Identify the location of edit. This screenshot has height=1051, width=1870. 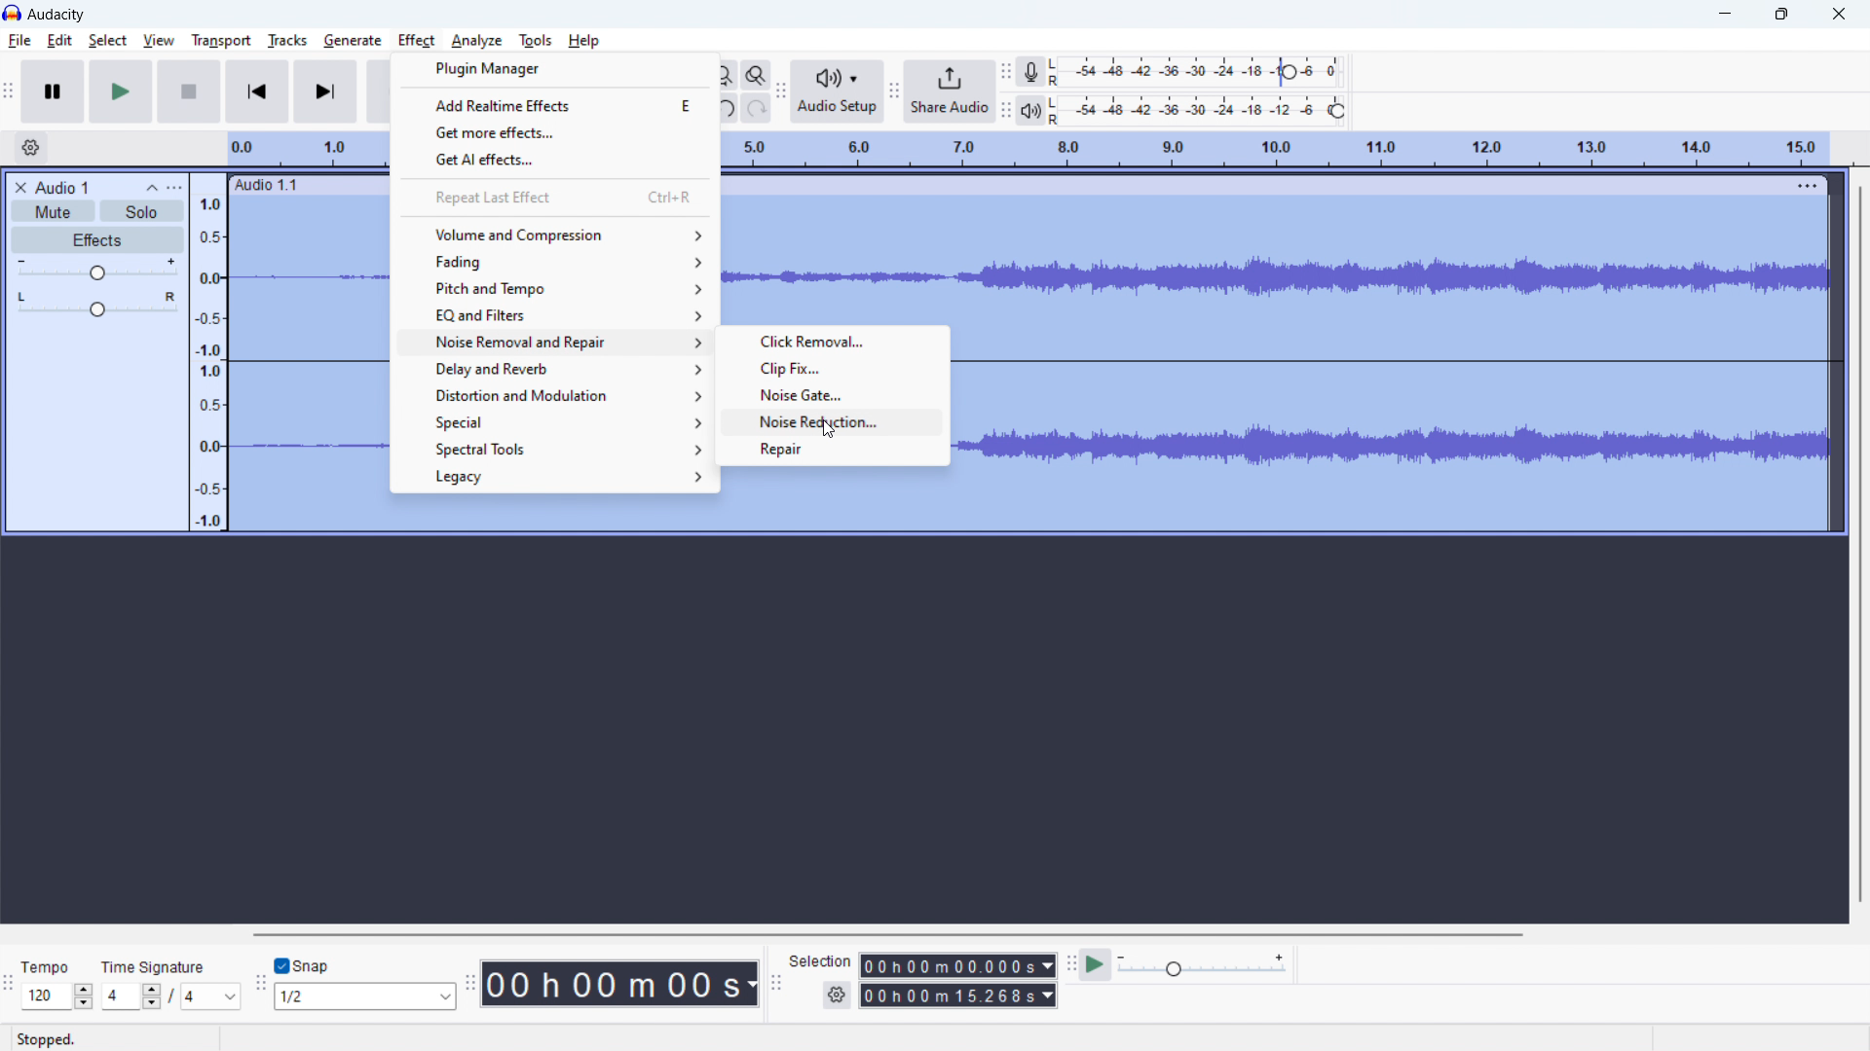
(60, 41).